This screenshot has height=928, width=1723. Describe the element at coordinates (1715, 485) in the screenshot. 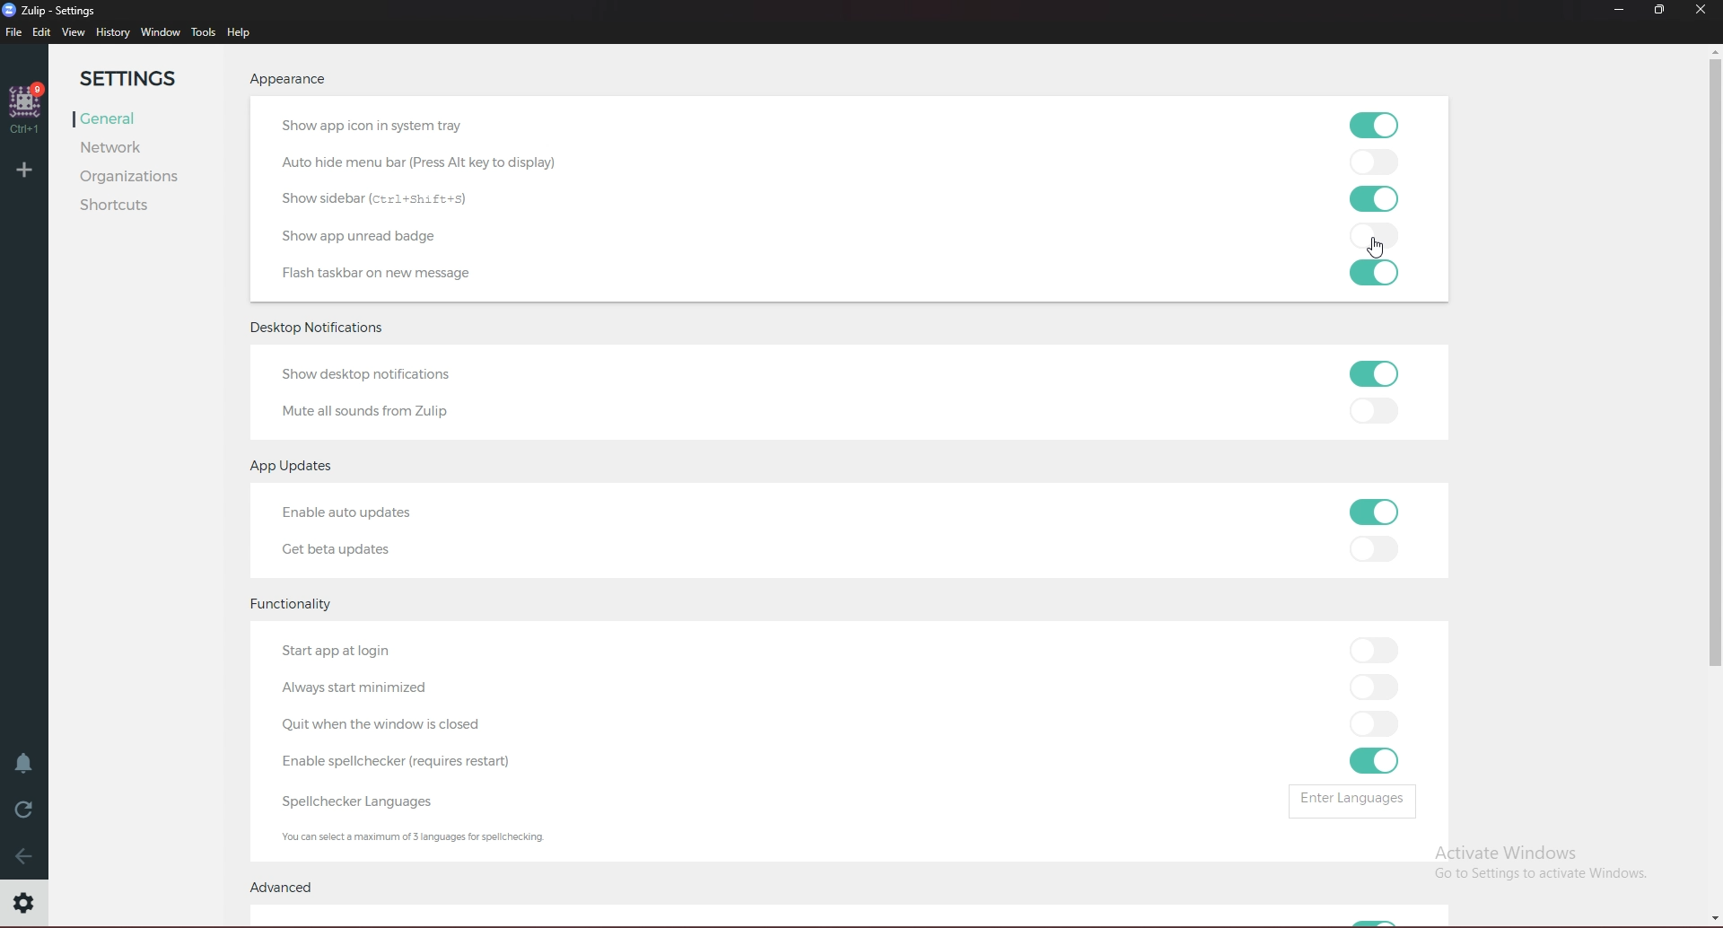

I see `scroll bar` at that location.